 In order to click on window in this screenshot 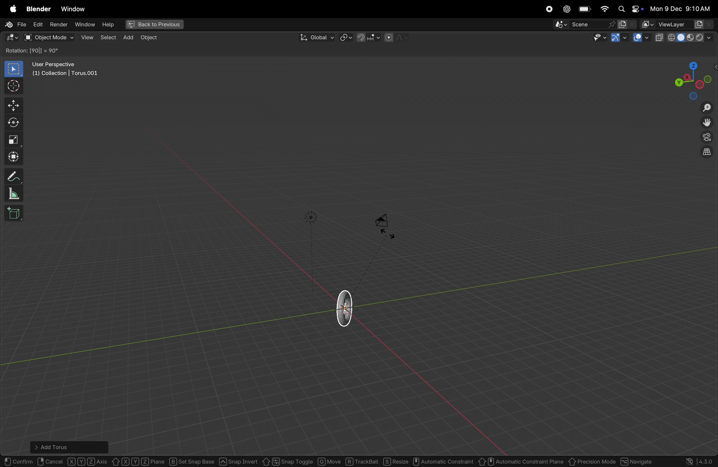, I will do `click(84, 24)`.